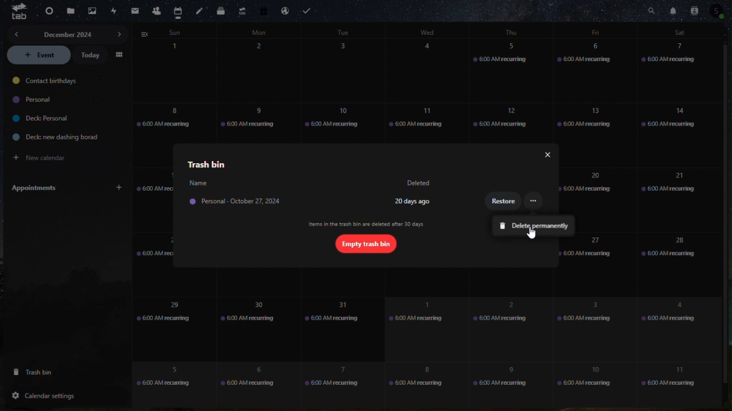 The height and width of the screenshot is (411, 732). Describe the element at coordinates (668, 378) in the screenshot. I see `11` at that location.